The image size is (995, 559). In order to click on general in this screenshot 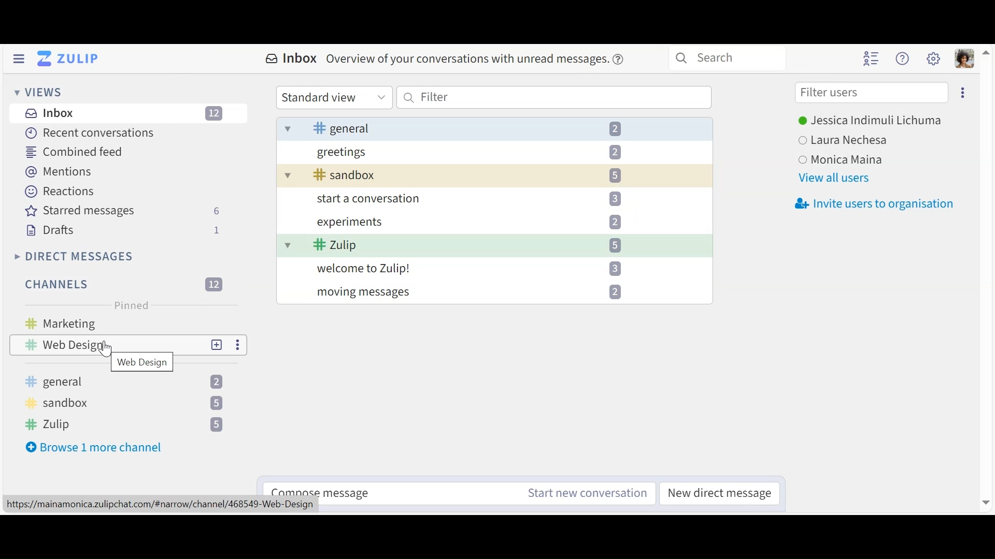, I will do `click(497, 125)`.